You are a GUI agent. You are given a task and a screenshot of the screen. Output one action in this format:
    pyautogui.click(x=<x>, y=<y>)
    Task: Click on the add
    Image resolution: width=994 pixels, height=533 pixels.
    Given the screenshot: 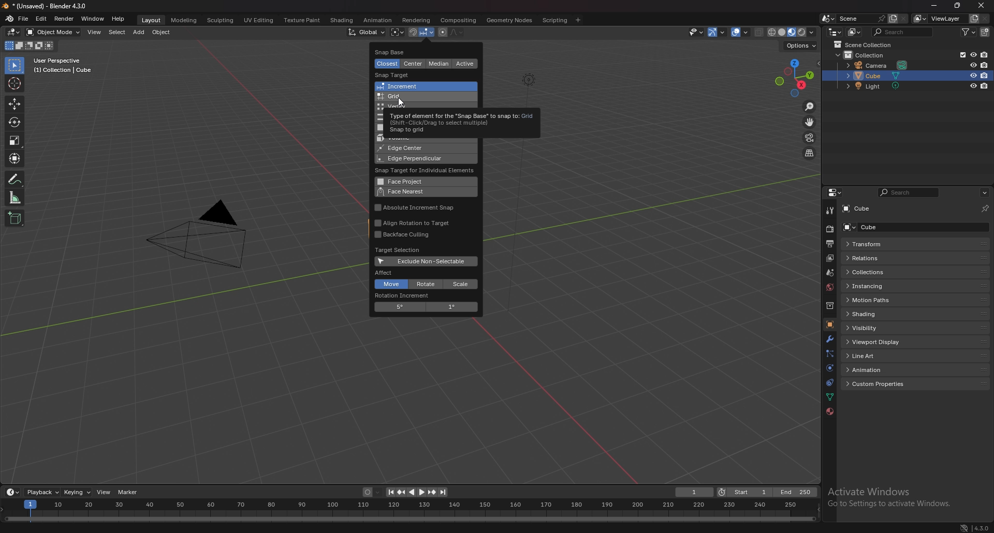 What is the action you would take?
    pyautogui.click(x=138, y=32)
    